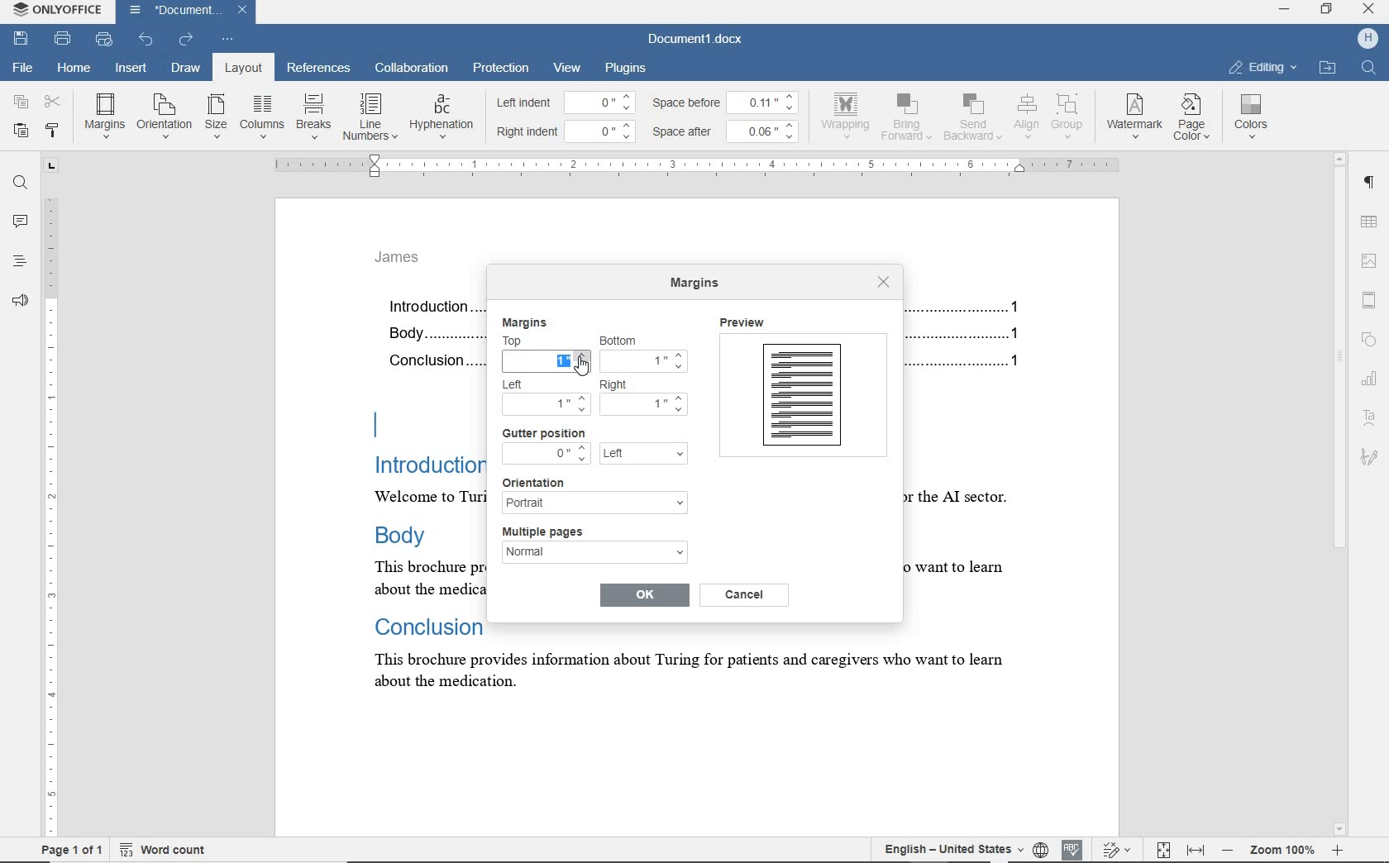  What do you see at coordinates (523, 104) in the screenshot?
I see `left indent` at bounding box center [523, 104].